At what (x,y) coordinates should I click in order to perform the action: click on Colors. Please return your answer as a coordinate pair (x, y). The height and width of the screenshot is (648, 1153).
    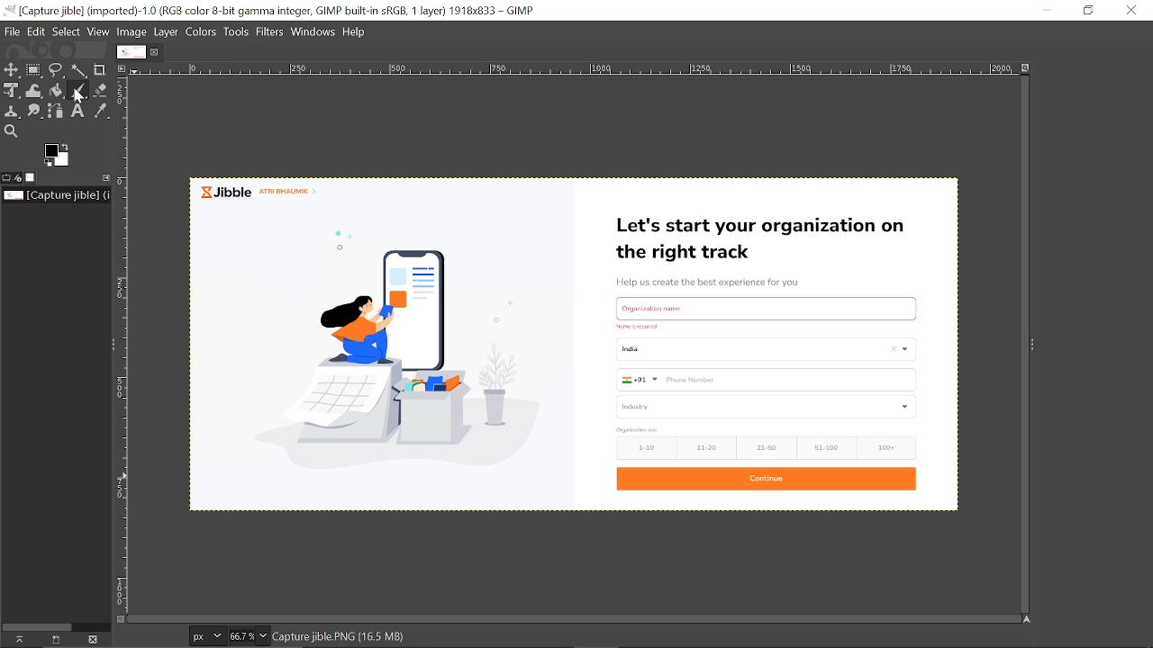
    Looking at the image, I should click on (203, 32).